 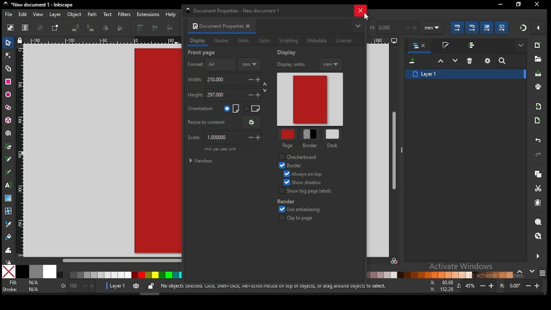 I want to click on border, so click(x=310, y=146).